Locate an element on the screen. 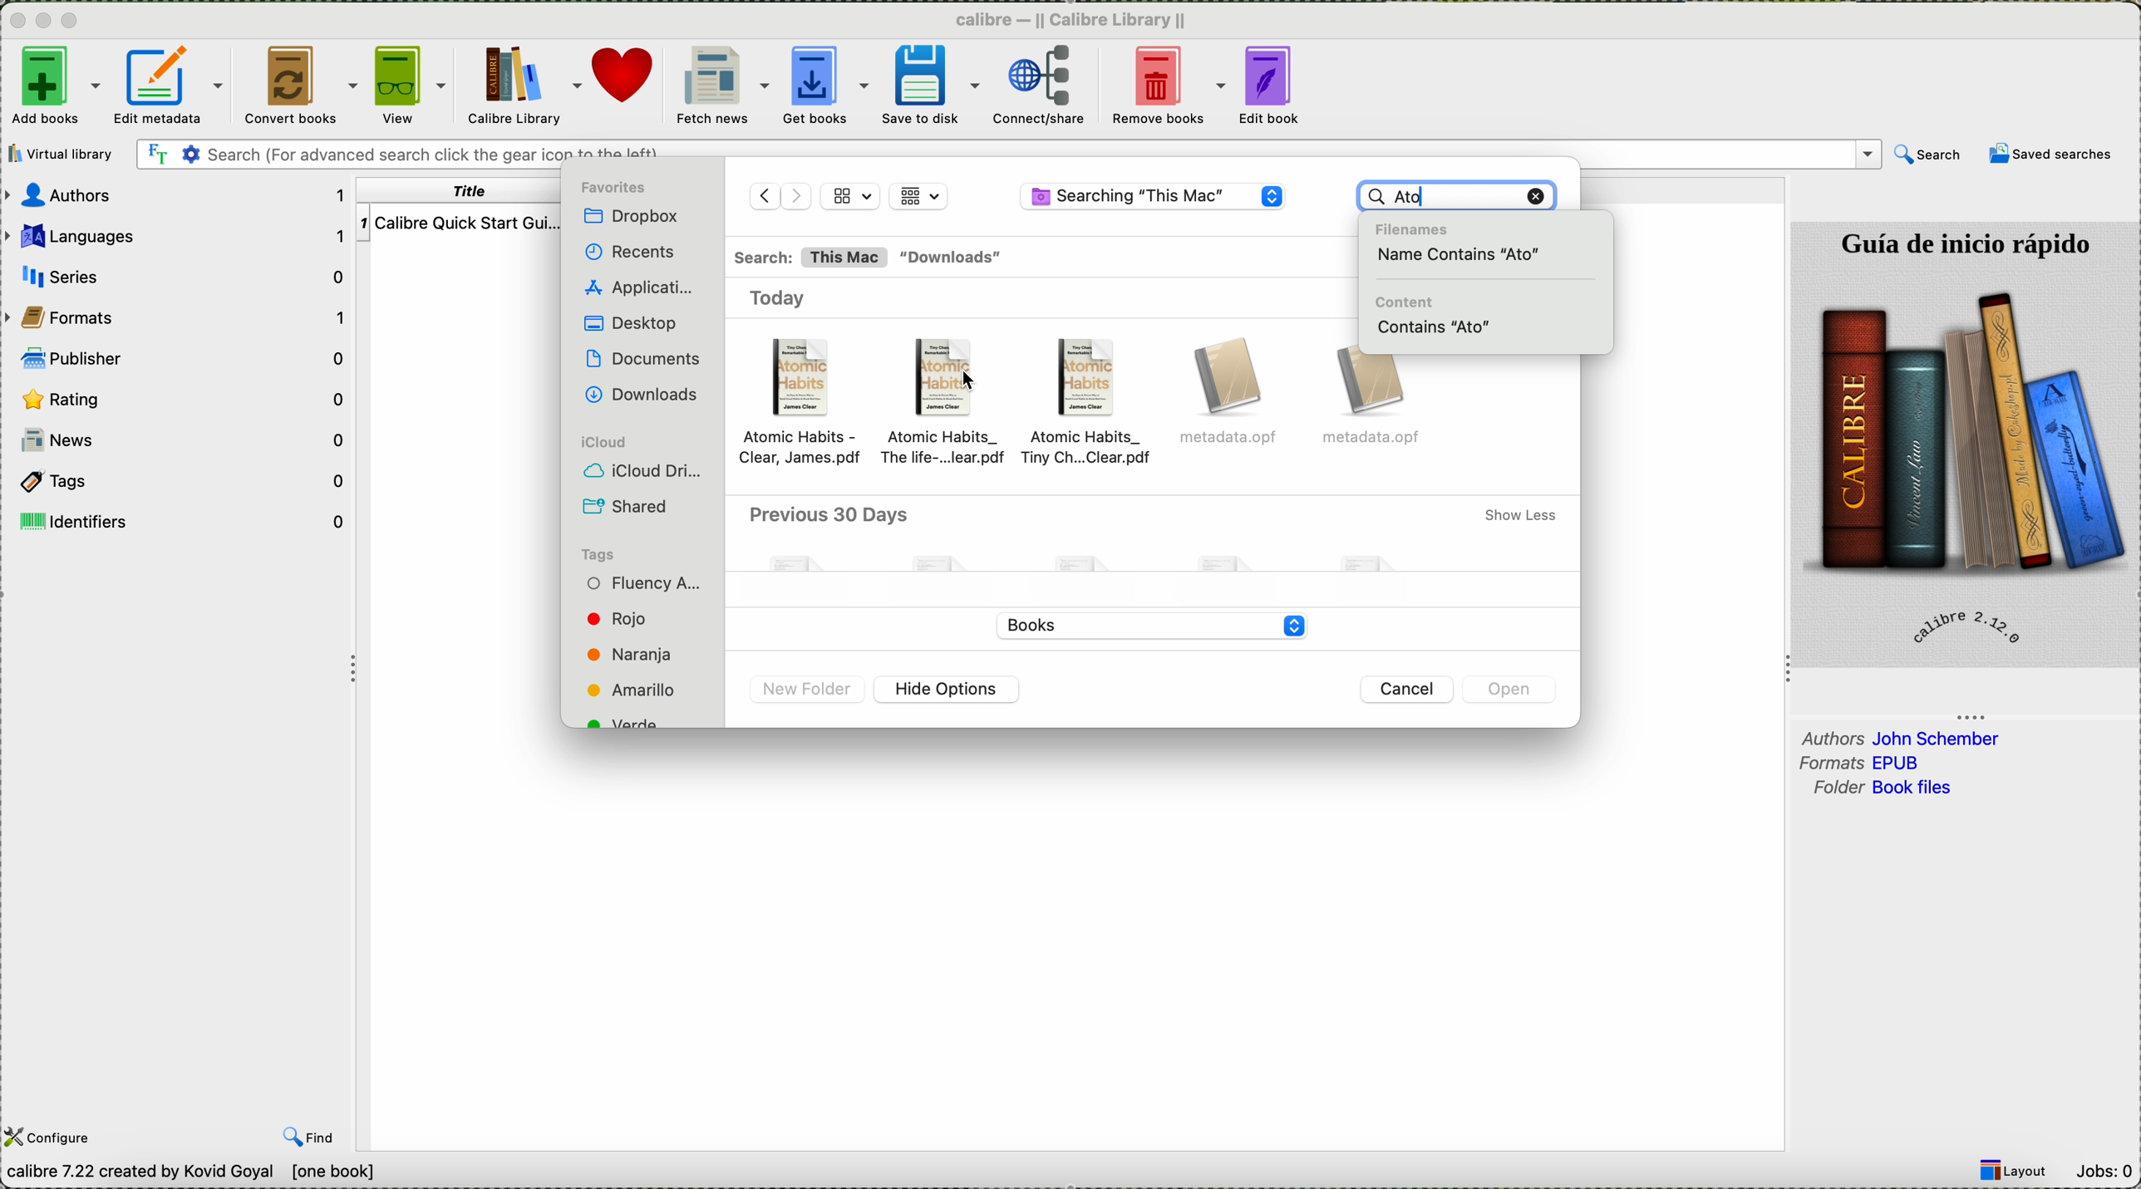  file is located at coordinates (1093, 406).